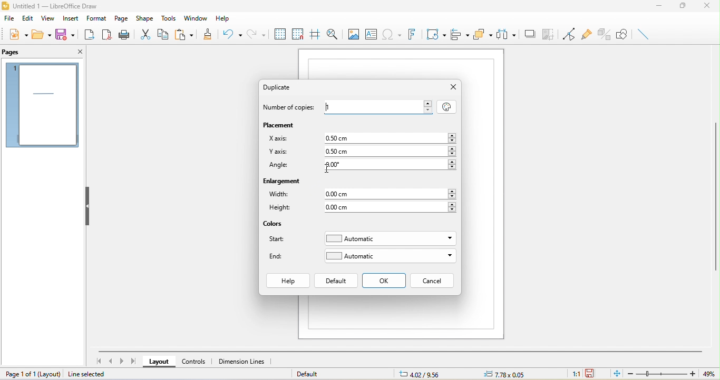 The width and height of the screenshot is (720, 380). Describe the element at coordinates (280, 195) in the screenshot. I see `widith` at that location.